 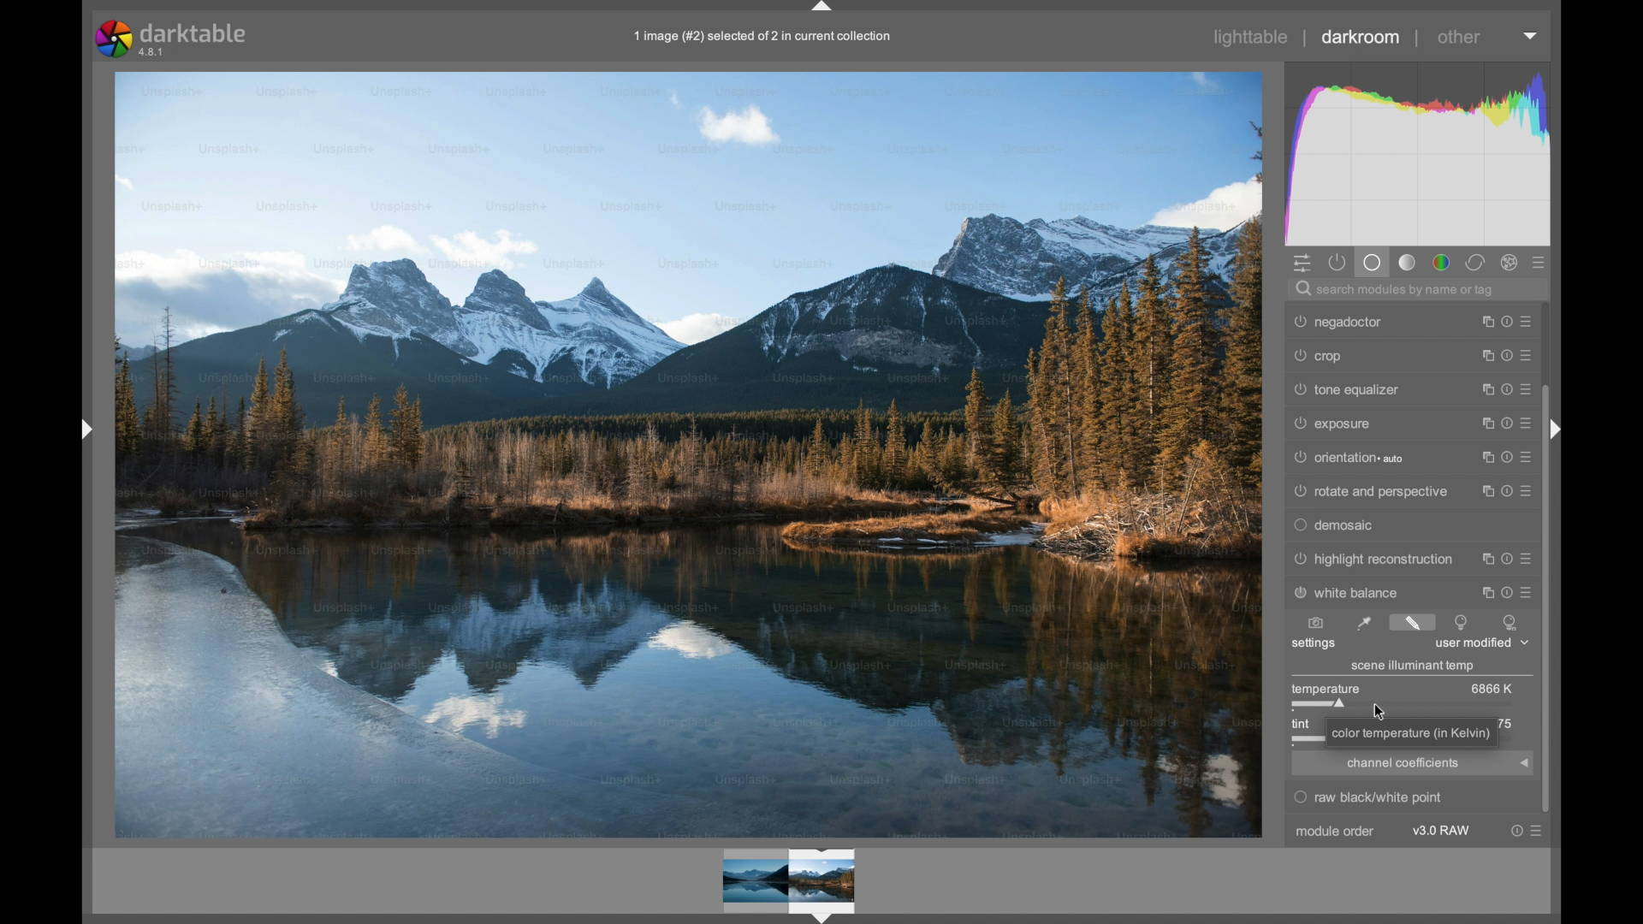 What do you see at coordinates (1338, 262) in the screenshot?
I see `show active module` at bounding box center [1338, 262].